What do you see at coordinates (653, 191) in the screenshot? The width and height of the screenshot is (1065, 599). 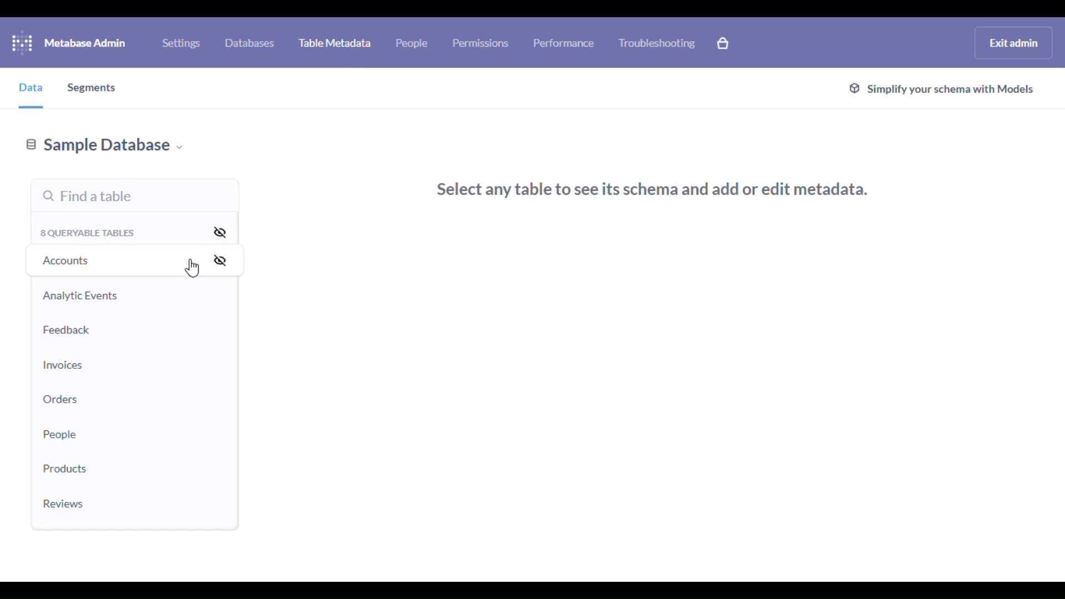 I see `select any table to see its schema and add or edit metadata.` at bounding box center [653, 191].